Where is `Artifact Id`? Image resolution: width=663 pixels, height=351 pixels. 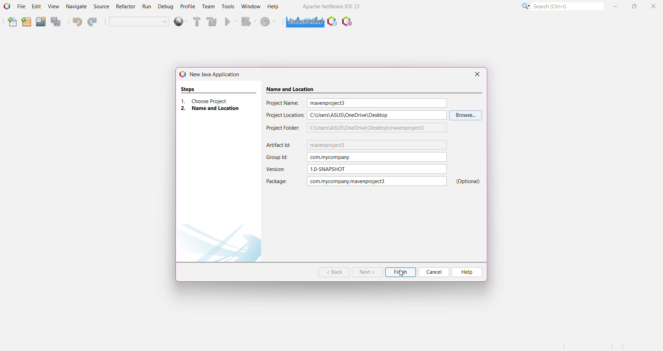 Artifact Id is located at coordinates (280, 146).